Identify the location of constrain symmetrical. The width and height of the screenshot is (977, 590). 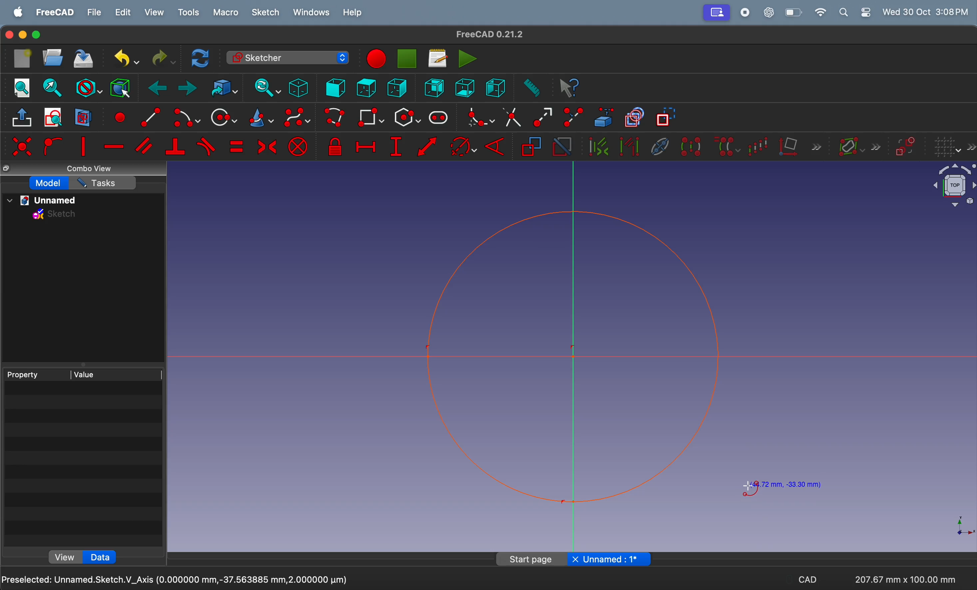
(266, 146).